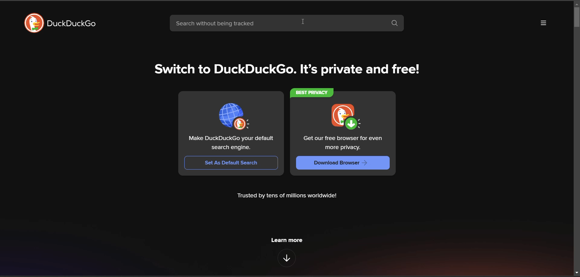 This screenshot has height=277, width=580. I want to click on set as default search, so click(227, 163).